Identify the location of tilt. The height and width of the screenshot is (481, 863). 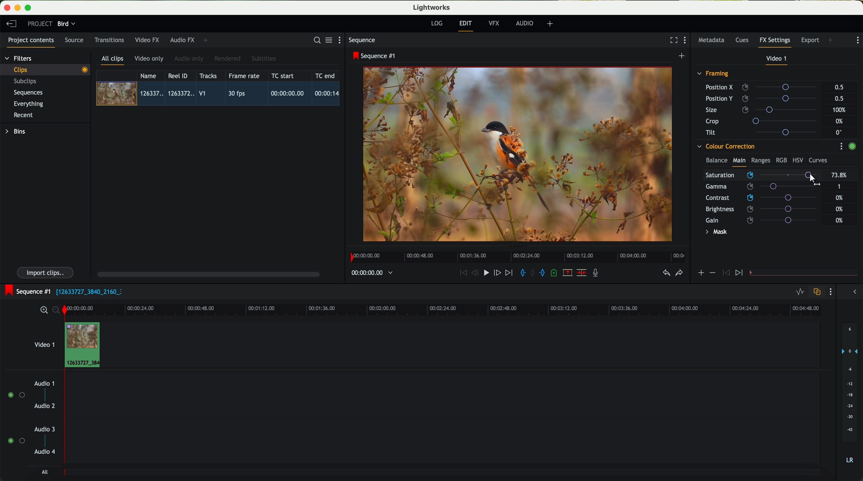
(764, 132).